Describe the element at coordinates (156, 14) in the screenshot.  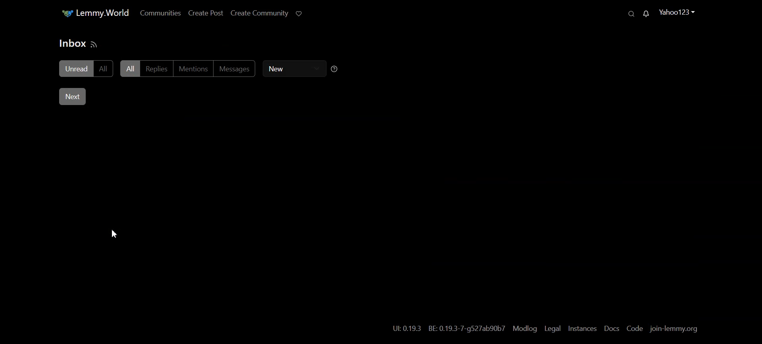
I see `Communities` at that location.